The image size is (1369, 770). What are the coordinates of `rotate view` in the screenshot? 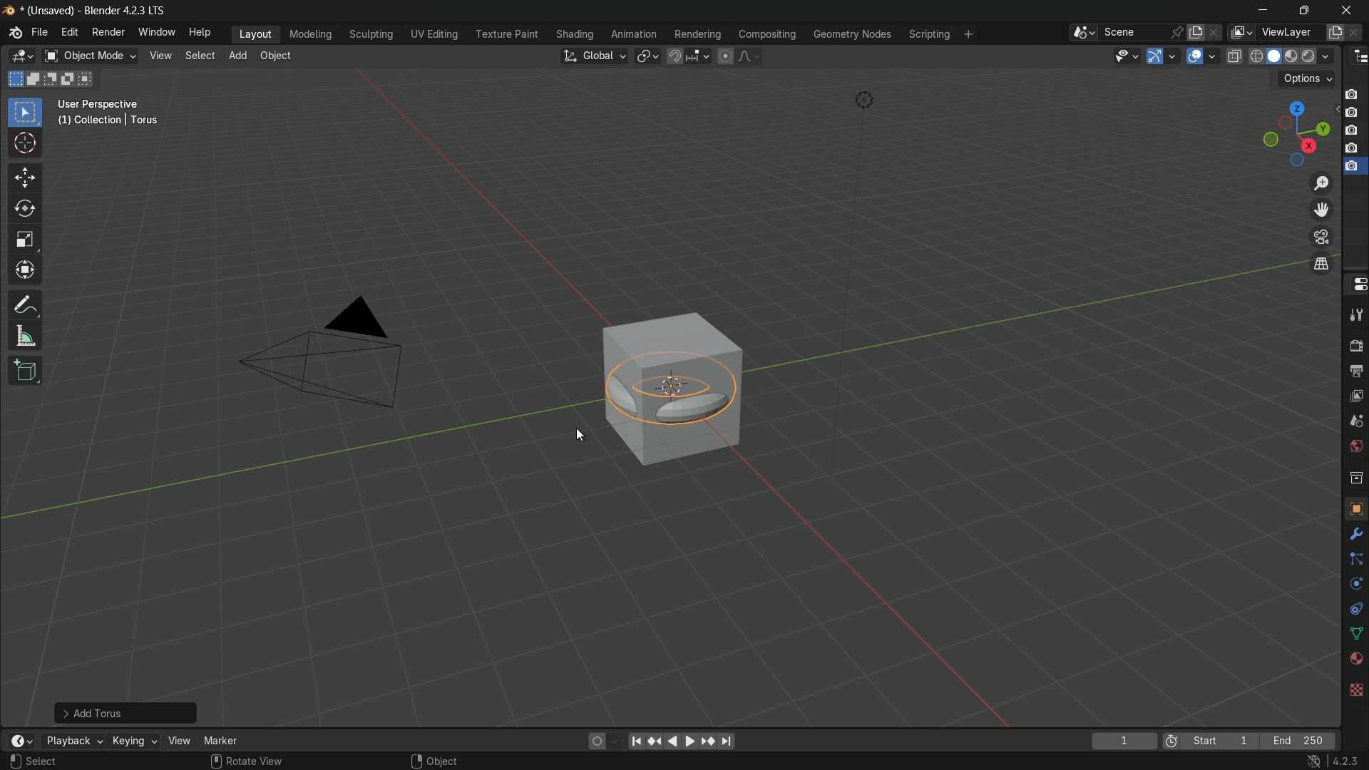 It's located at (257, 760).